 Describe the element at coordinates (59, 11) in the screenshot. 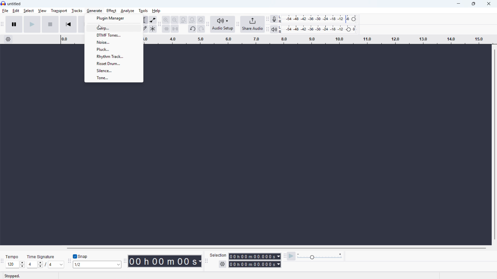

I see `Transport ` at that location.